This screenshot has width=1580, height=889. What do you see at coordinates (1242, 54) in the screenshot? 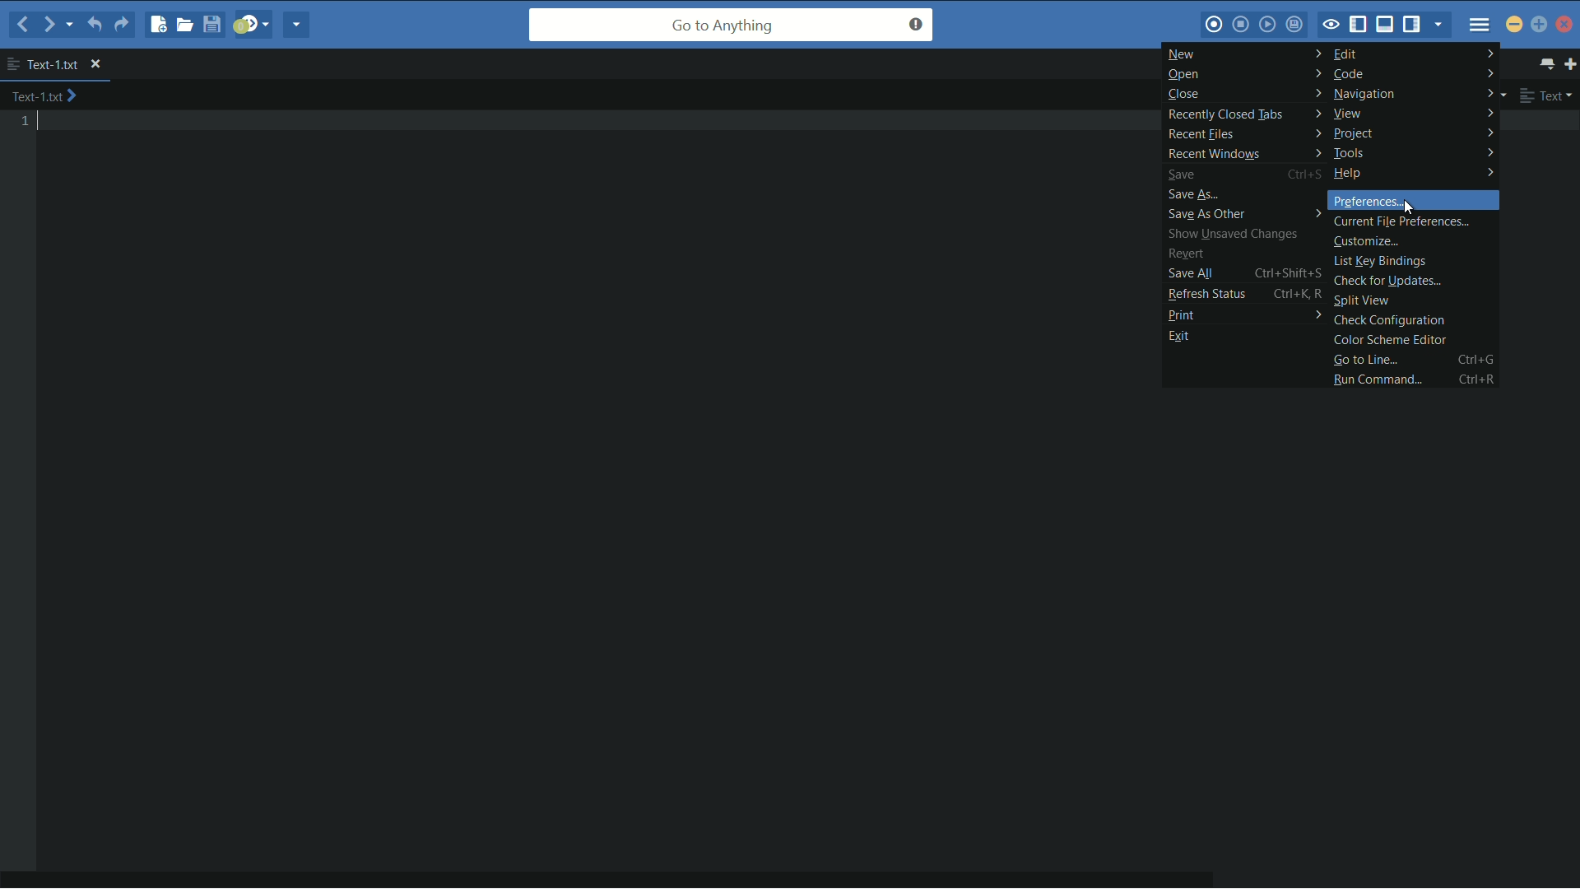
I see `new` at bounding box center [1242, 54].